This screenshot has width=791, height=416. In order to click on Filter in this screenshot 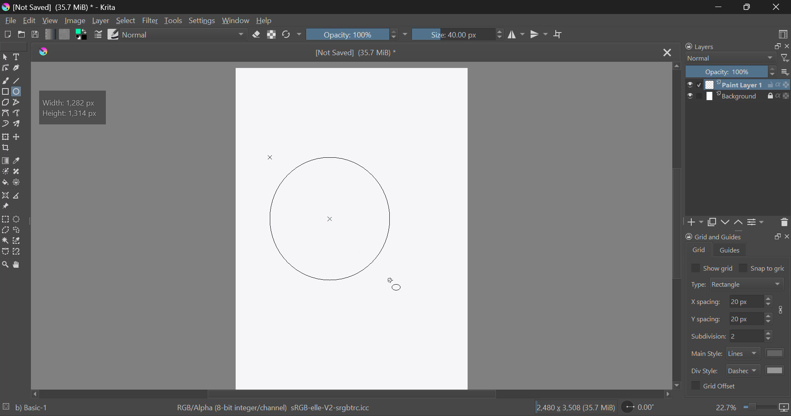, I will do `click(151, 21)`.